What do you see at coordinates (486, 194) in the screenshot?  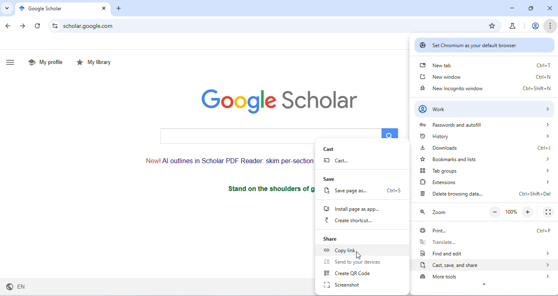 I see `delete browsing data` at bounding box center [486, 194].